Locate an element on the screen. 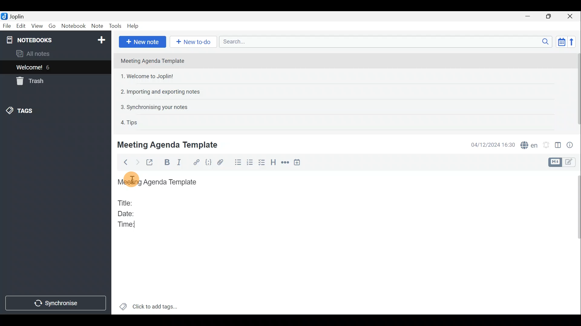 The height and width of the screenshot is (326, 581). 4. Tips is located at coordinates (130, 122).